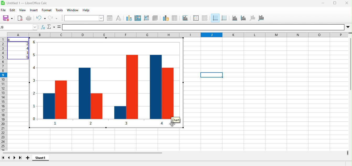 This screenshot has width=352, height=166. Describe the element at coordinates (27, 57) in the screenshot. I see `5` at that location.